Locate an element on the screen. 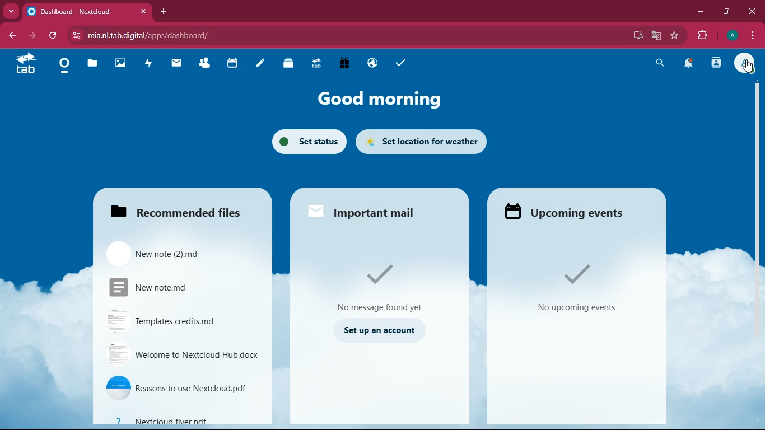 The height and width of the screenshot is (430, 765). pfoile is located at coordinates (731, 35).